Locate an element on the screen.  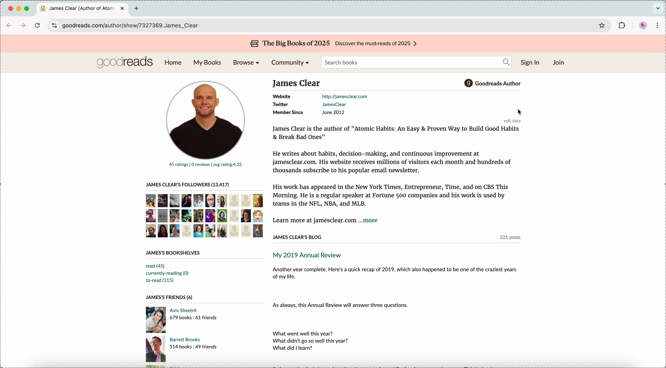
the big books of 2025 Discover the must-reads of 2025 is located at coordinates (334, 44).